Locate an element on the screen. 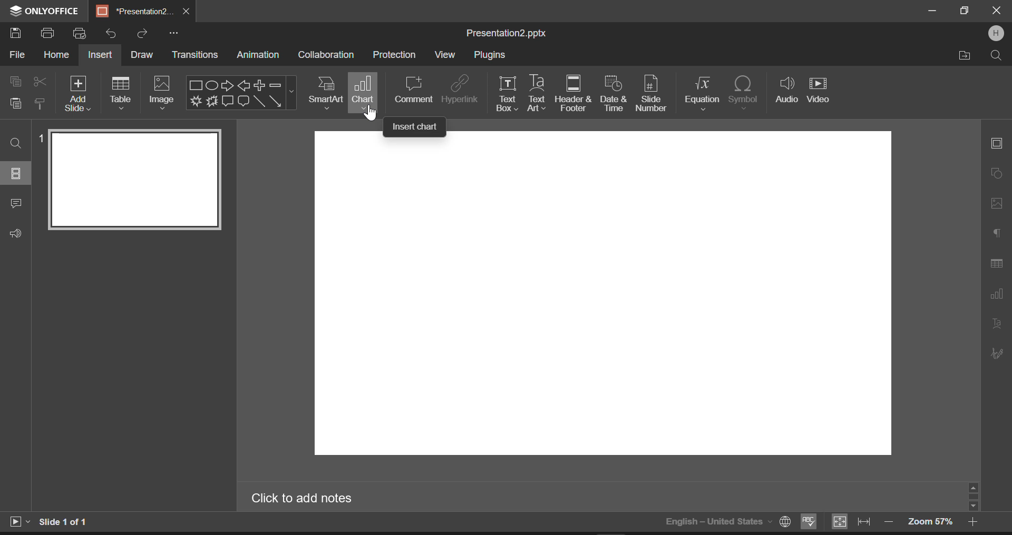 This screenshot has width=1012, height=535. Rounded Rectangle Callout is located at coordinates (244, 101).